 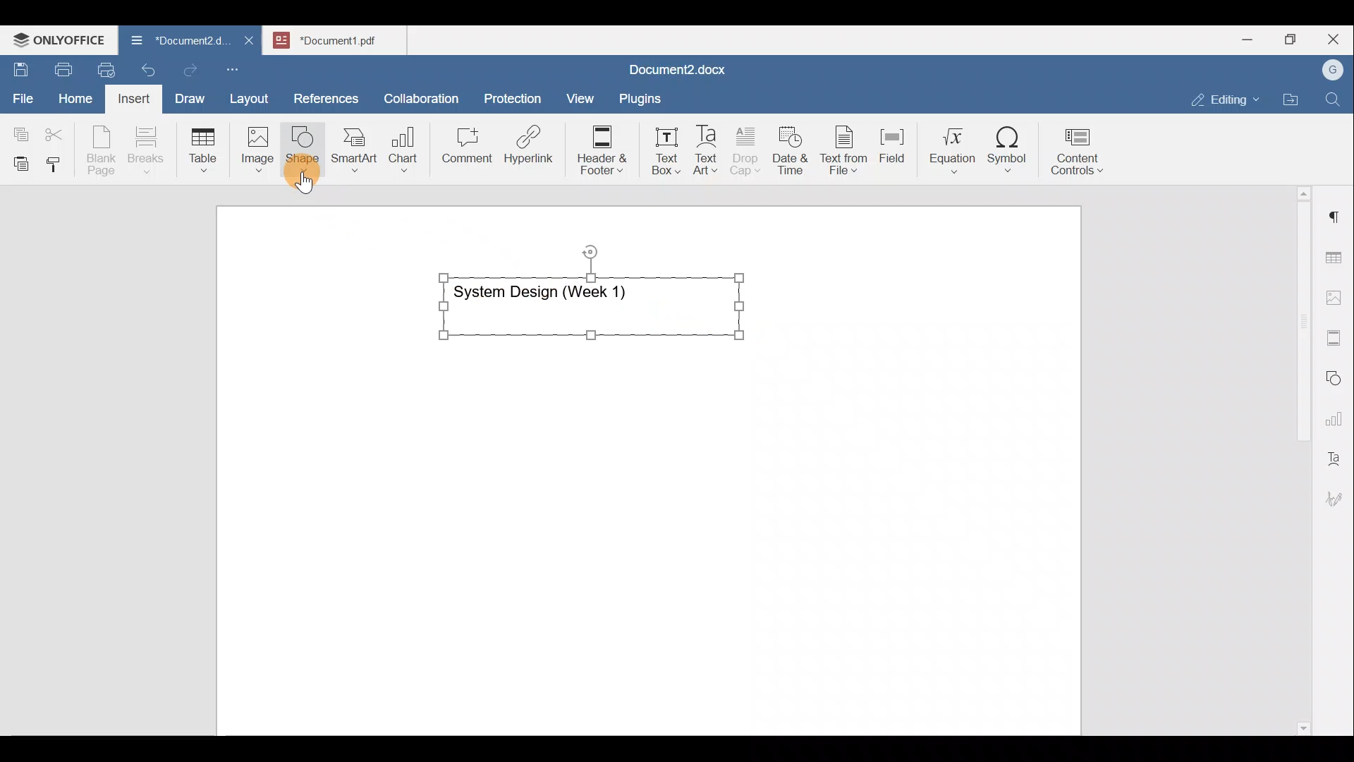 I want to click on Copy style, so click(x=59, y=161).